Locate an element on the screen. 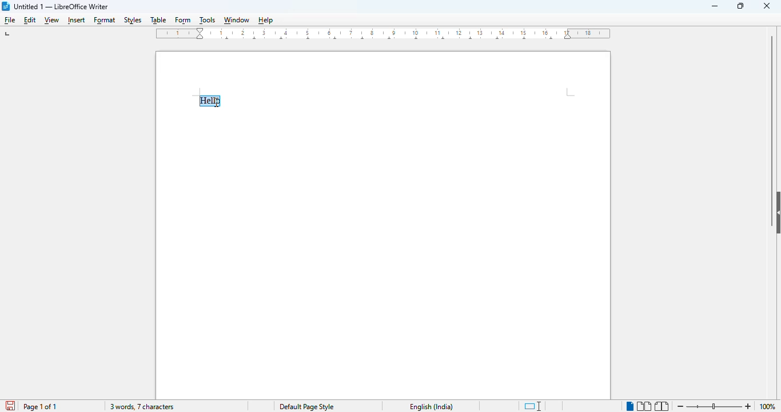 Image resolution: width=781 pixels, height=412 pixels. standard selection is located at coordinates (533, 406).